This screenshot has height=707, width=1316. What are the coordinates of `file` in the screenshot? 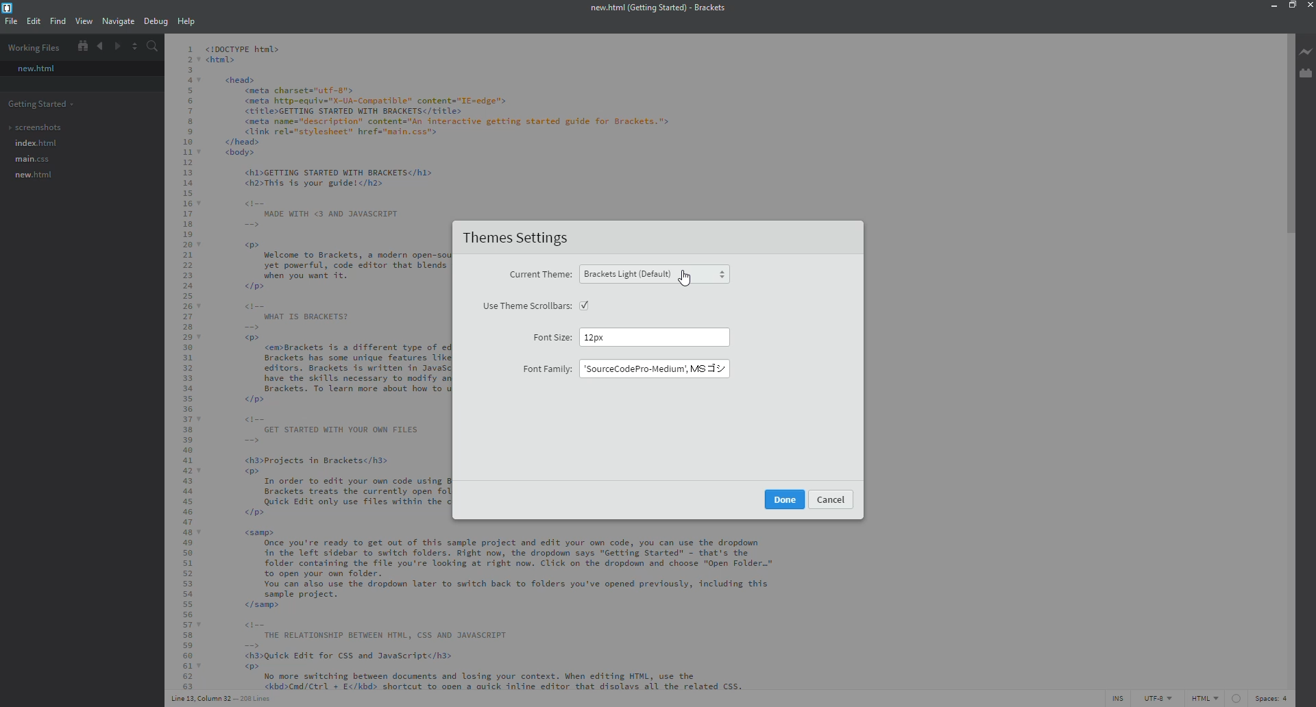 It's located at (10, 21).